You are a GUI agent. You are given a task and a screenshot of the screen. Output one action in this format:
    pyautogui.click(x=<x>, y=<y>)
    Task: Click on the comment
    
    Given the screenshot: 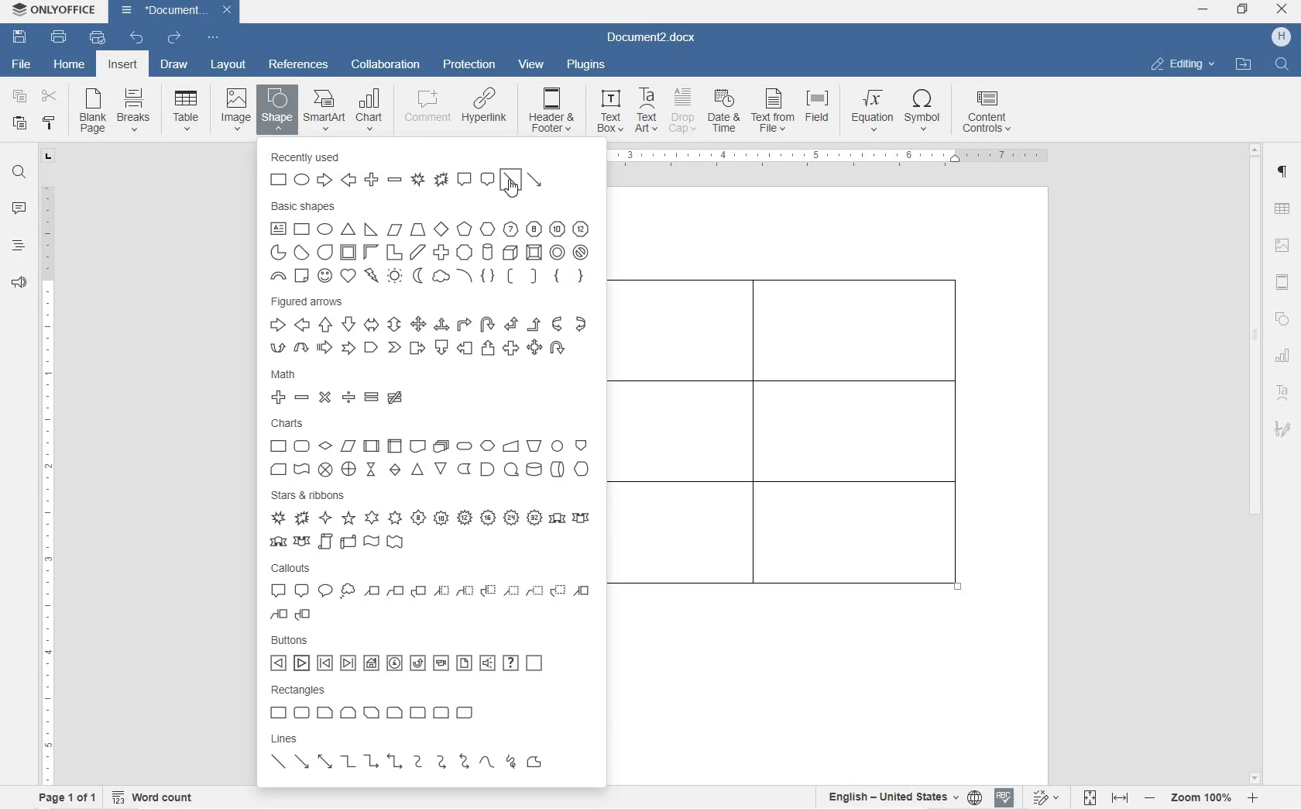 What is the action you would take?
    pyautogui.click(x=19, y=209)
    